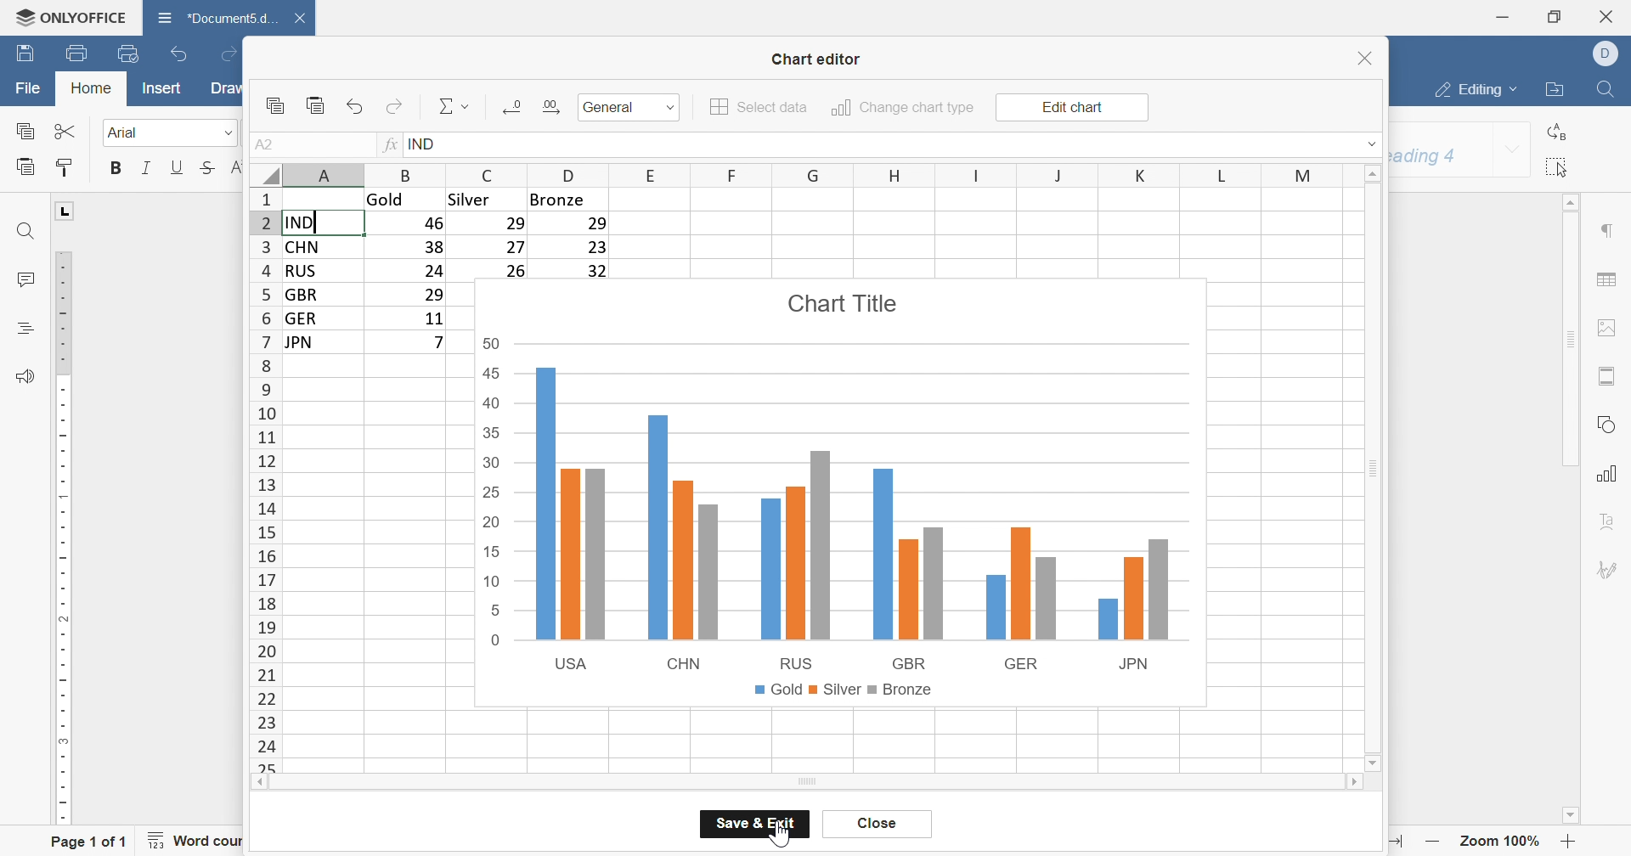 This screenshot has height=856, width=1631. I want to click on zoom in, so click(1570, 842).